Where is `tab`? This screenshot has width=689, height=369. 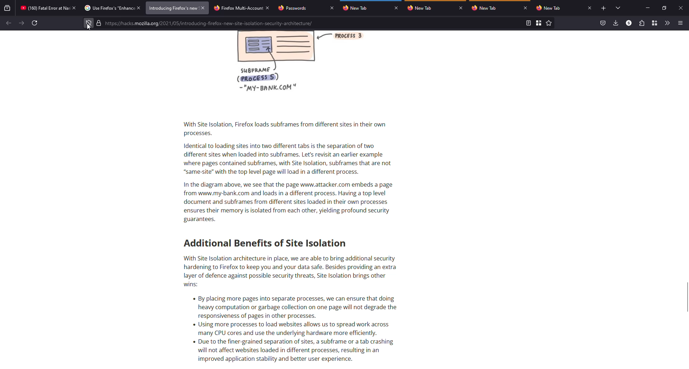 tab is located at coordinates (424, 8).